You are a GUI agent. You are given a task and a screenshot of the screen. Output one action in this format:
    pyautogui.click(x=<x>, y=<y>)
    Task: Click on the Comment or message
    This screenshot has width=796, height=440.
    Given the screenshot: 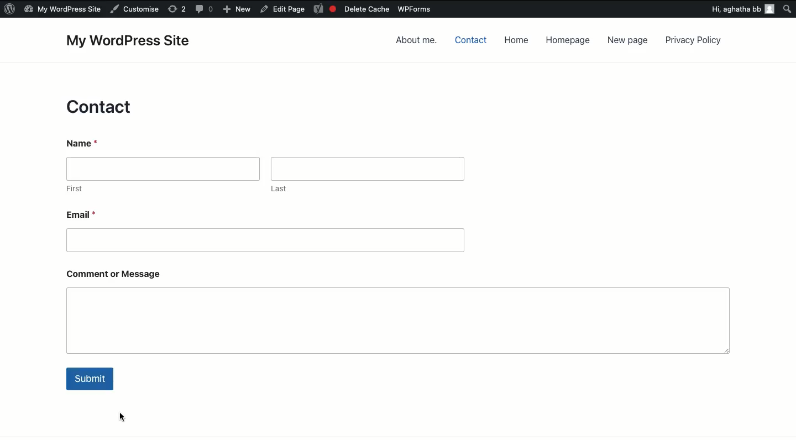 What is the action you would take?
    pyautogui.click(x=397, y=309)
    